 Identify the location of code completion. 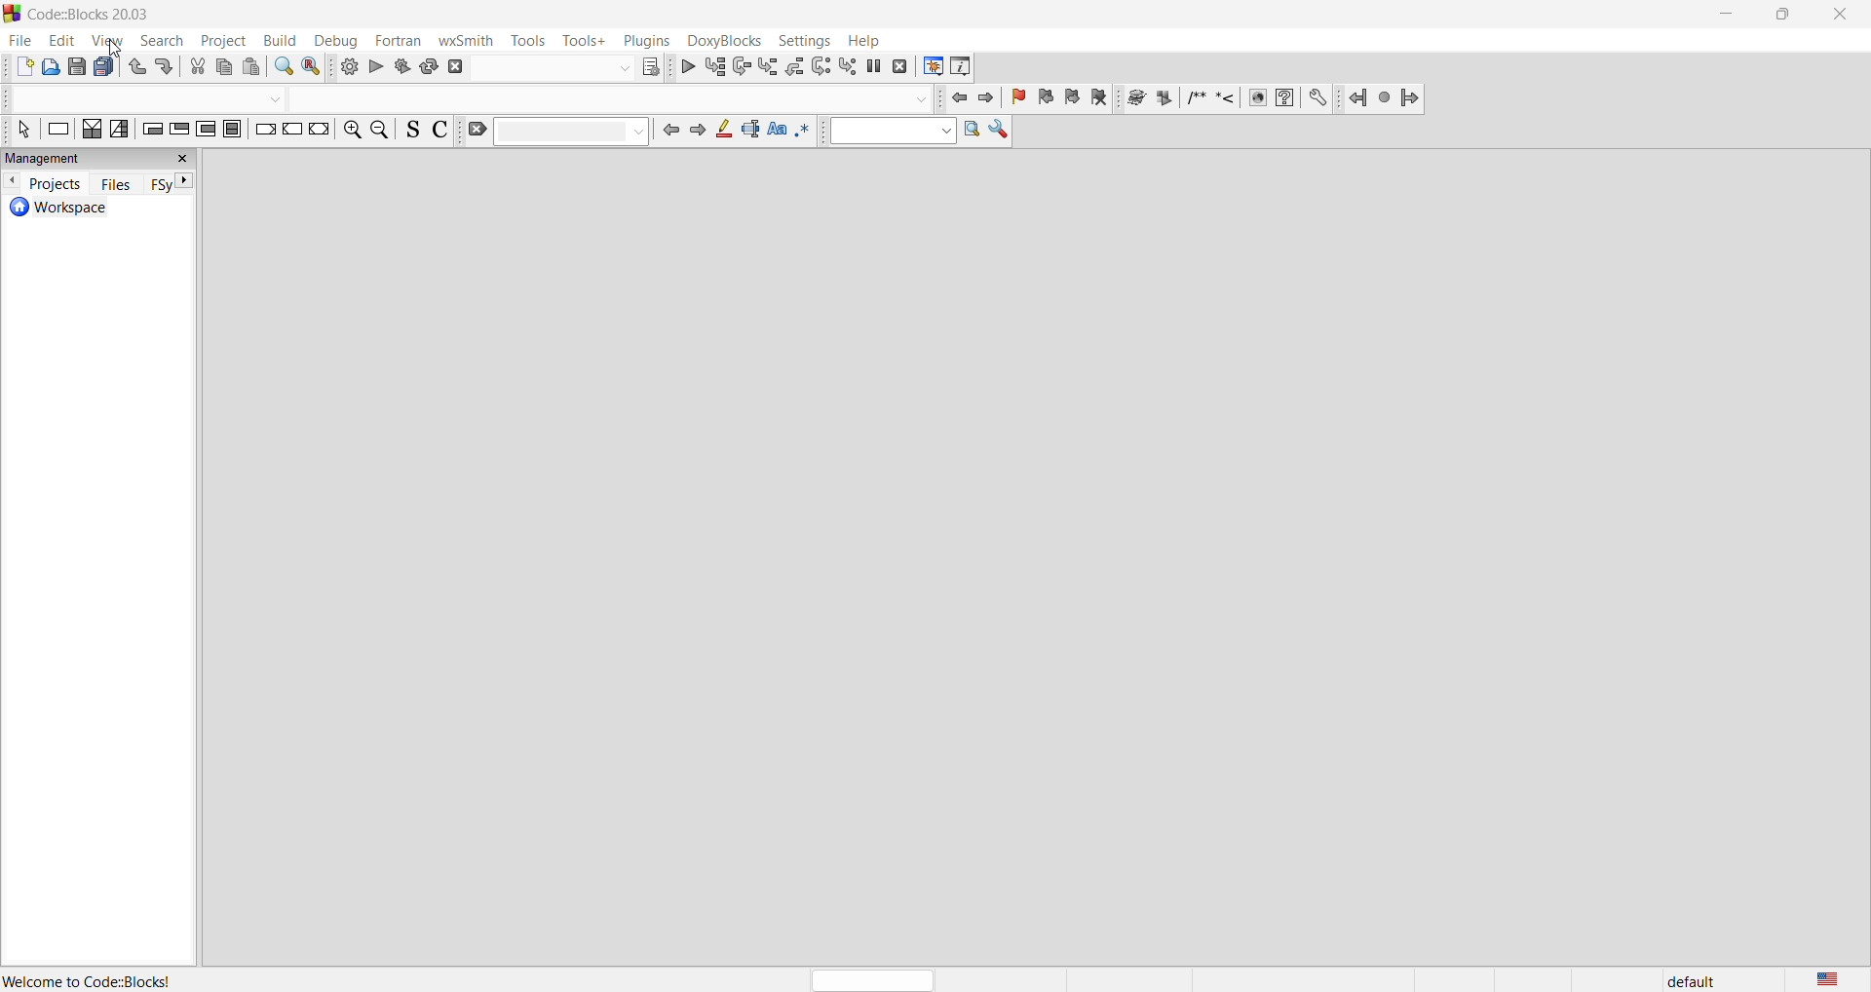
(472, 98).